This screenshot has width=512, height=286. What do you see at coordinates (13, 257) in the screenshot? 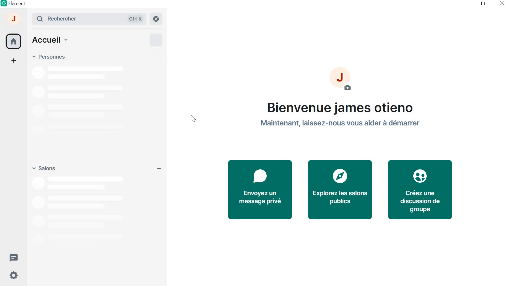
I see `THREADS` at bounding box center [13, 257].